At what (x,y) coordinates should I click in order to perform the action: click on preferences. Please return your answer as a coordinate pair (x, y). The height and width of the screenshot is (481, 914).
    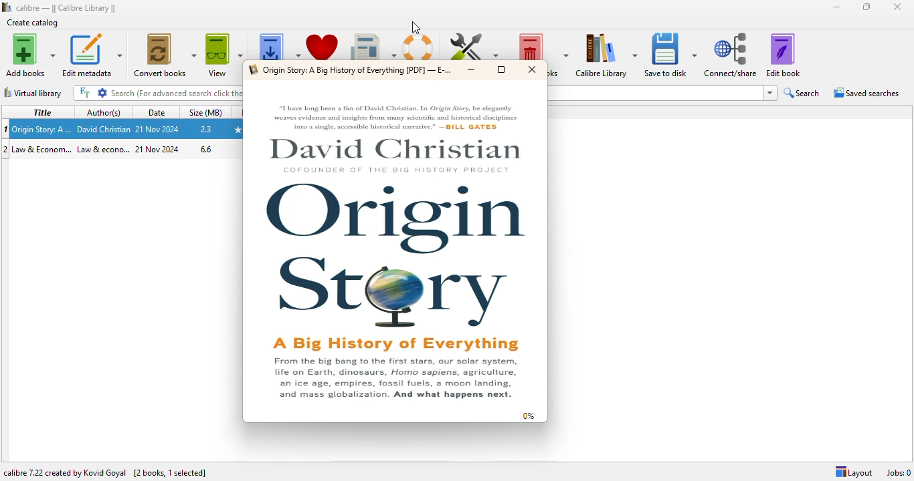
    Looking at the image, I should click on (471, 45).